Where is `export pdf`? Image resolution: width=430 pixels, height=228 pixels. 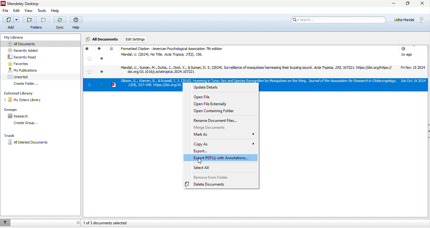 export pdf is located at coordinates (221, 158).